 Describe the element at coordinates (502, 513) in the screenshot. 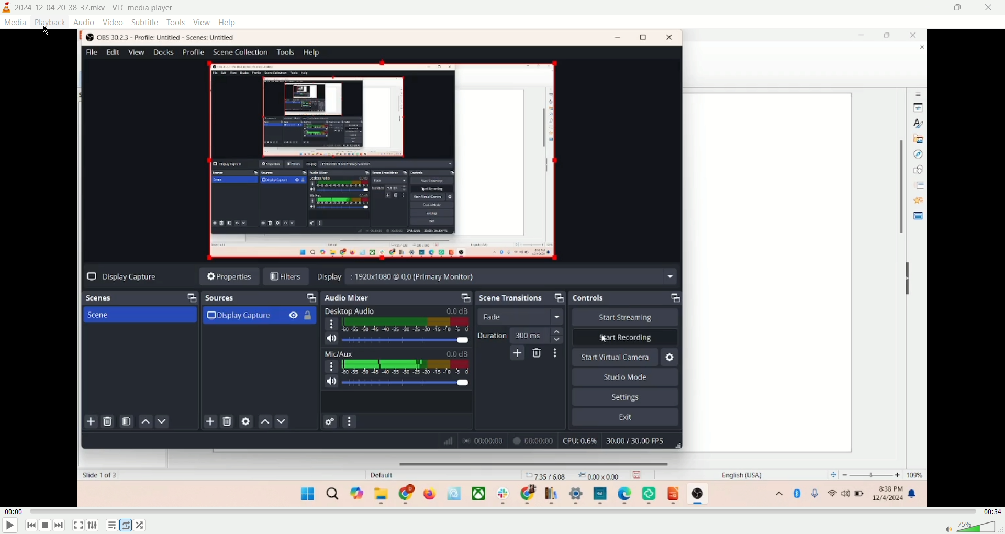

I see `progress bar` at that location.